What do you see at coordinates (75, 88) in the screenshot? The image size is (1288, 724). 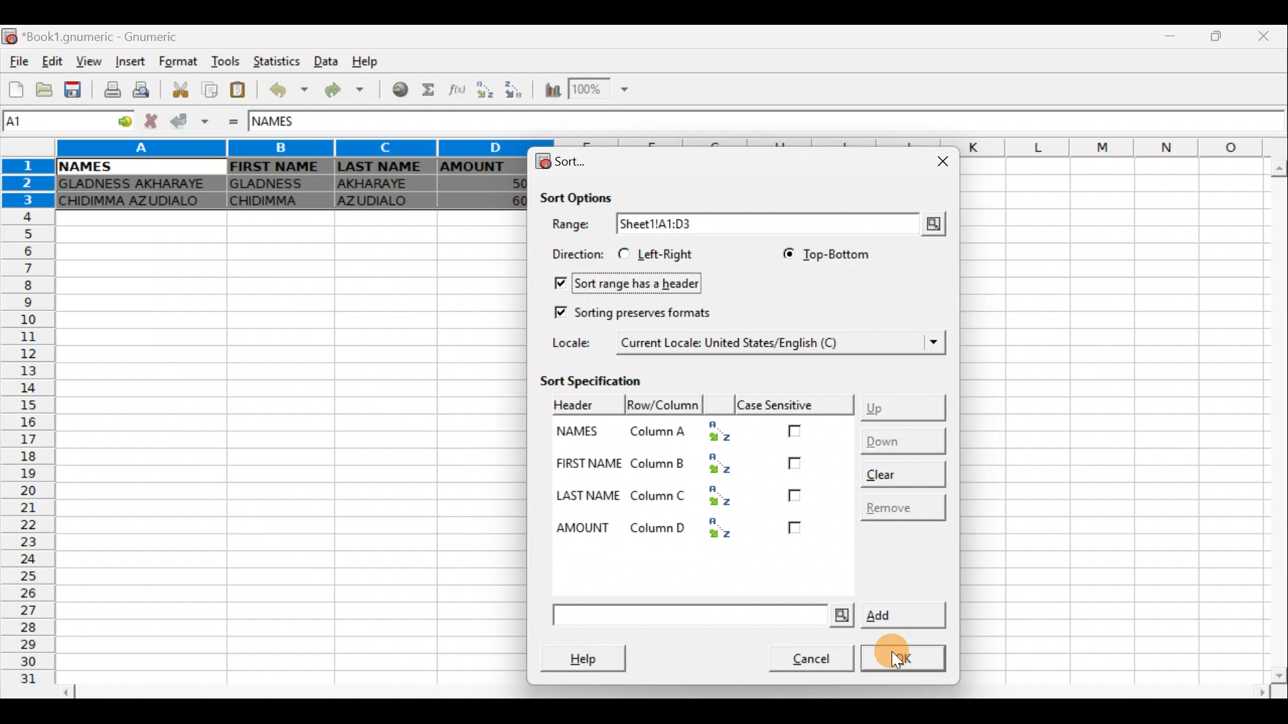 I see `Save current workbook` at bounding box center [75, 88].